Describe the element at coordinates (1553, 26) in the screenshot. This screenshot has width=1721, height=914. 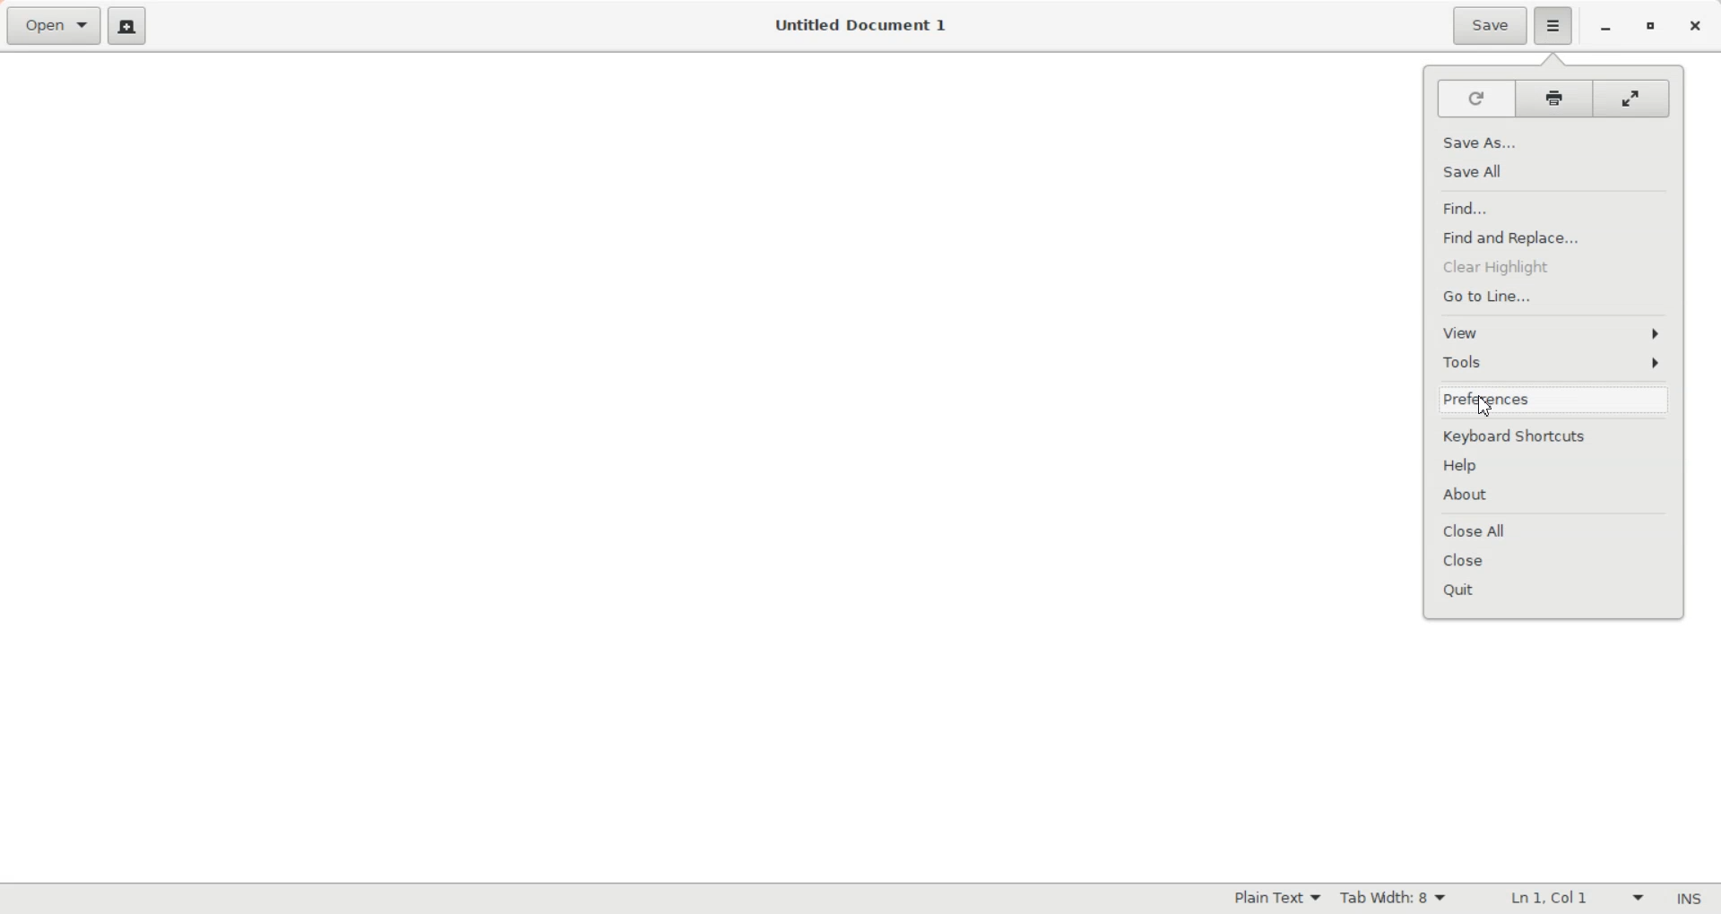
I see `Hamburger settings` at that location.